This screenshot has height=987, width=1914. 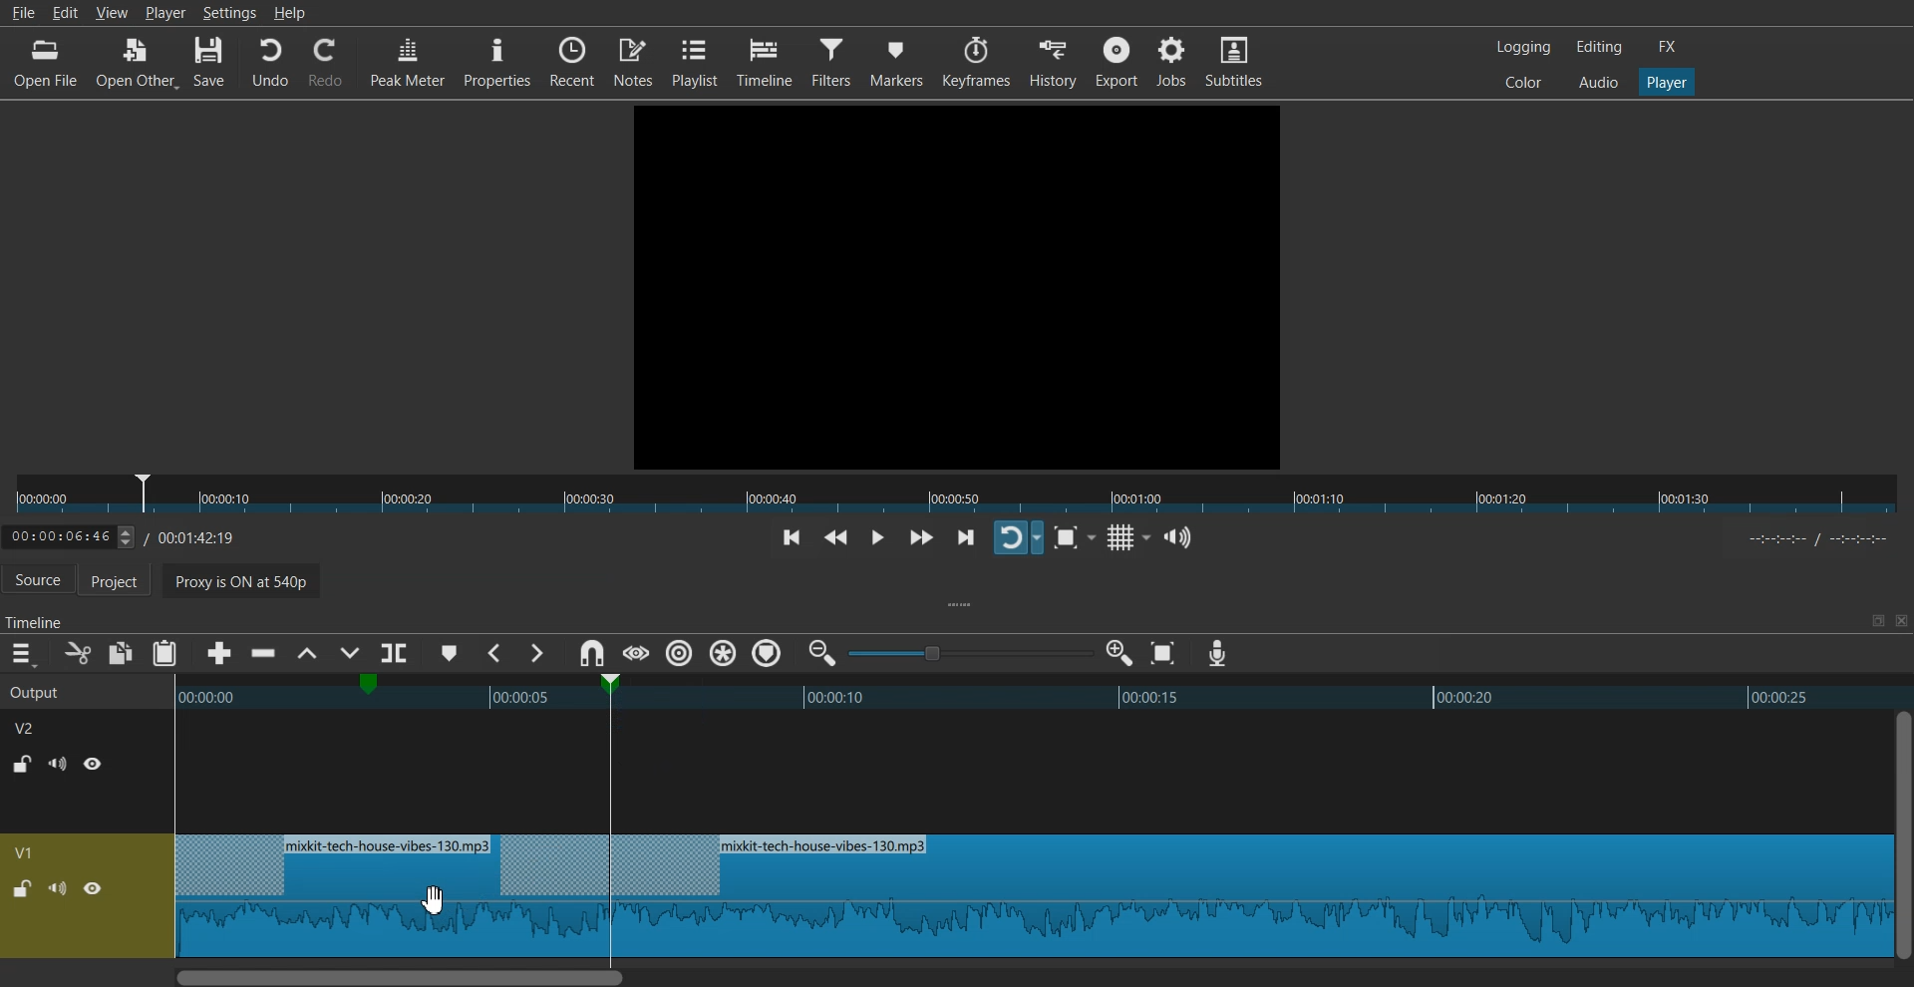 I want to click on V2, so click(x=35, y=726).